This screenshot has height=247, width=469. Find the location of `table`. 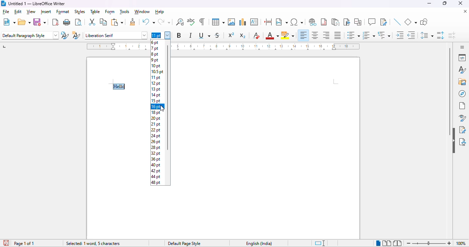

table is located at coordinates (95, 12).